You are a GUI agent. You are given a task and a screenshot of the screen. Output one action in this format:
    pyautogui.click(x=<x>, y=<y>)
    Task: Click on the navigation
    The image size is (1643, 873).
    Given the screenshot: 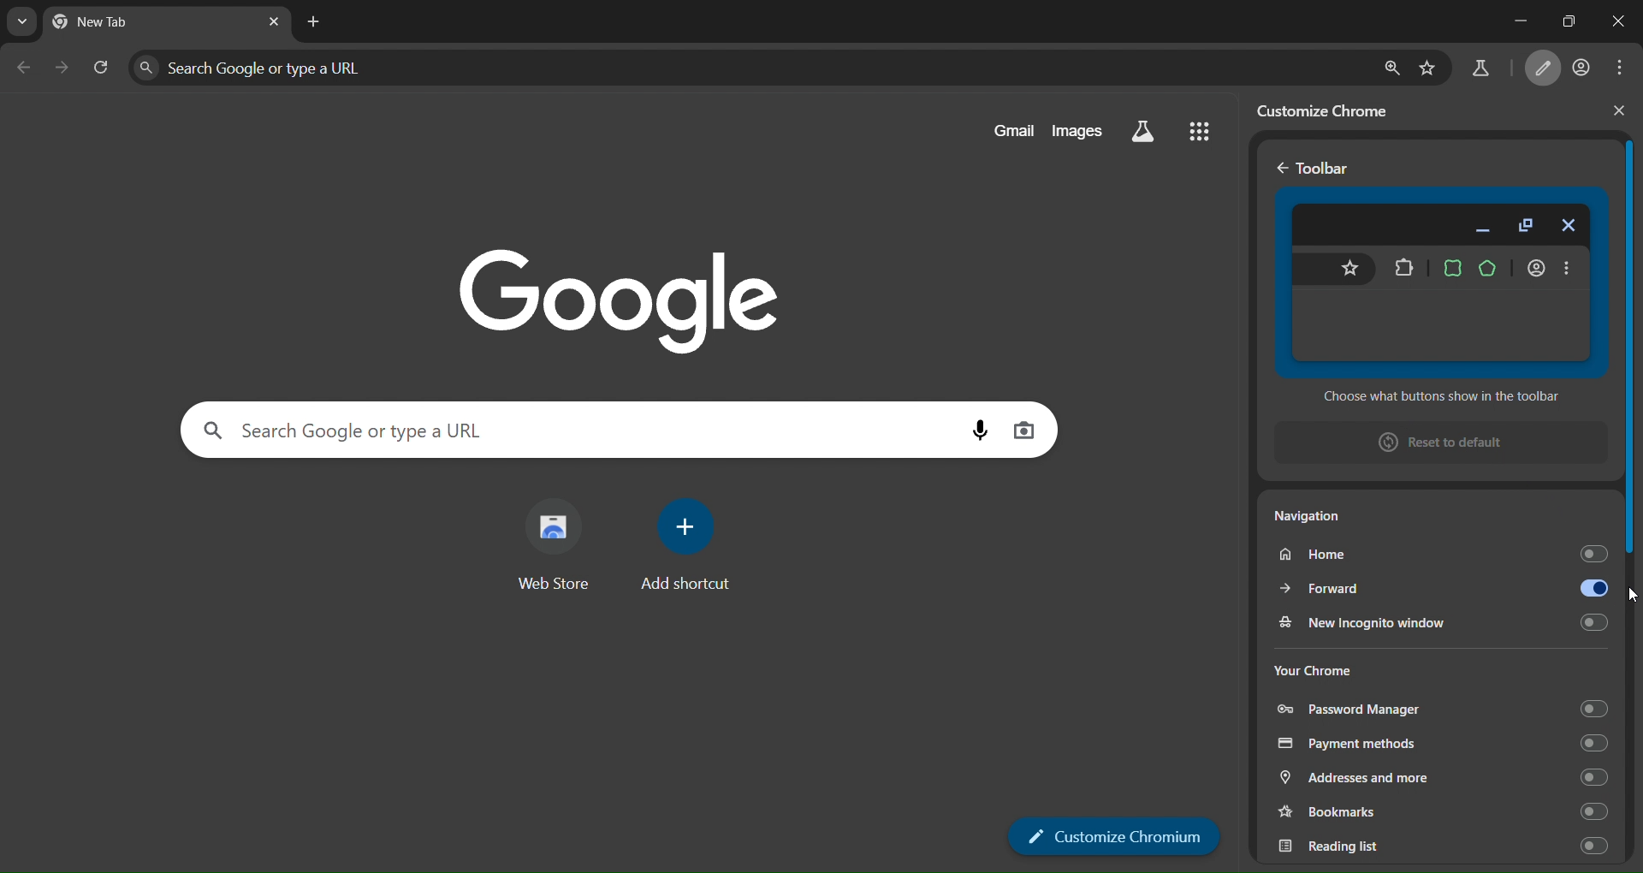 What is the action you would take?
    pyautogui.click(x=1314, y=516)
    